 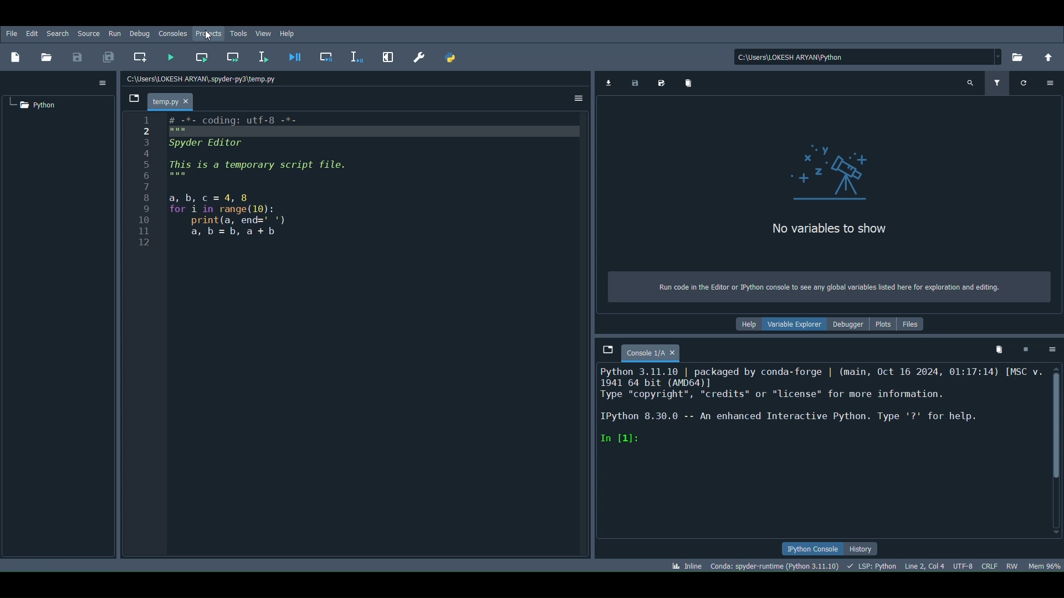 What do you see at coordinates (1024, 83) in the screenshot?
I see `Refresh variables (Ctrl + R)` at bounding box center [1024, 83].